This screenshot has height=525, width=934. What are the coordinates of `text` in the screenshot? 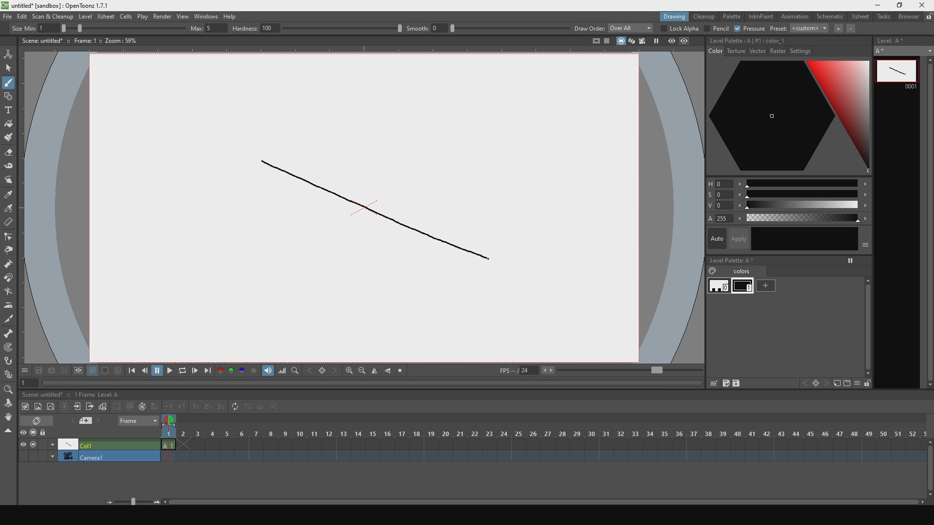 It's located at (9, 109).